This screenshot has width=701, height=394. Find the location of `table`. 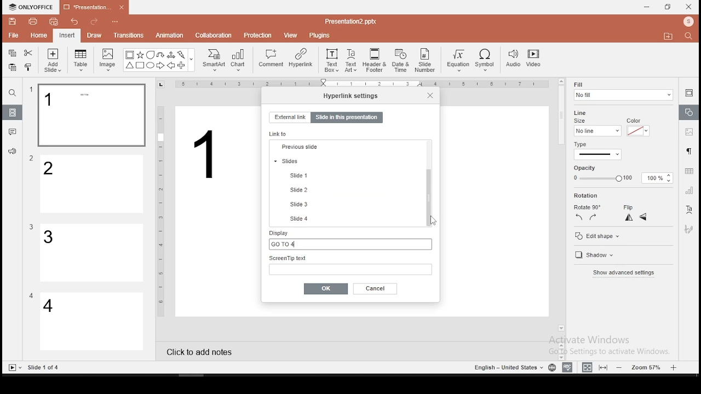

table is located at coordinates (81, 59).